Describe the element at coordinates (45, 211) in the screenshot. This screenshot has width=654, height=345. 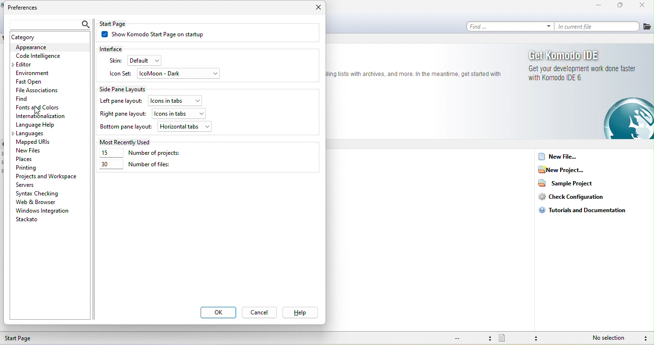
I see `window integration` at that location.